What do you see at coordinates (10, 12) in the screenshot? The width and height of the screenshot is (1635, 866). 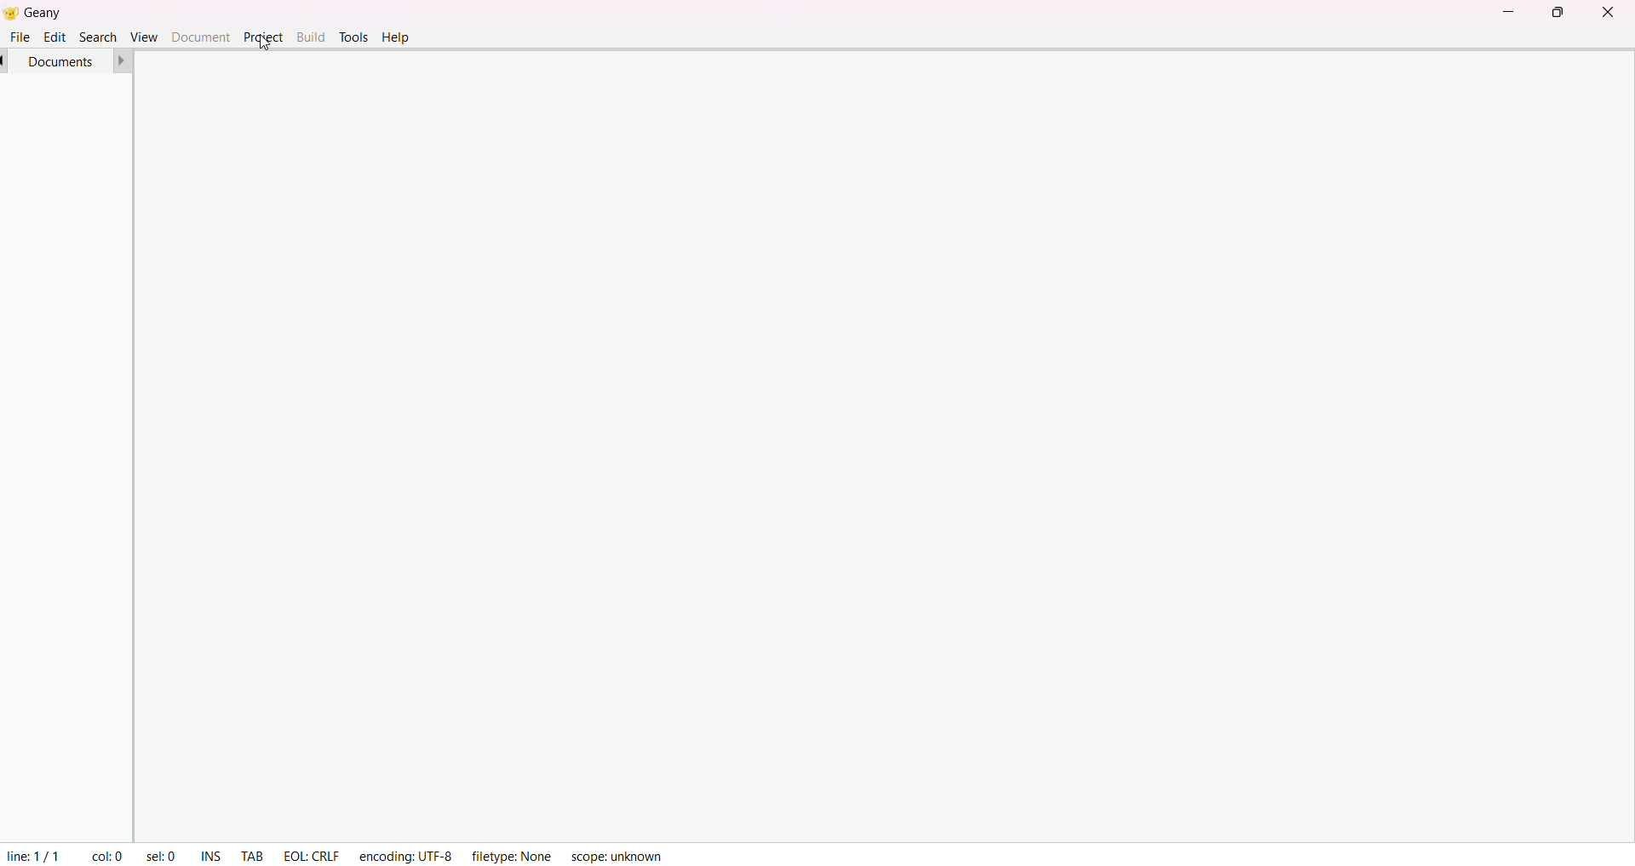 I see `Geany logo` at bounding box center [10, 12].